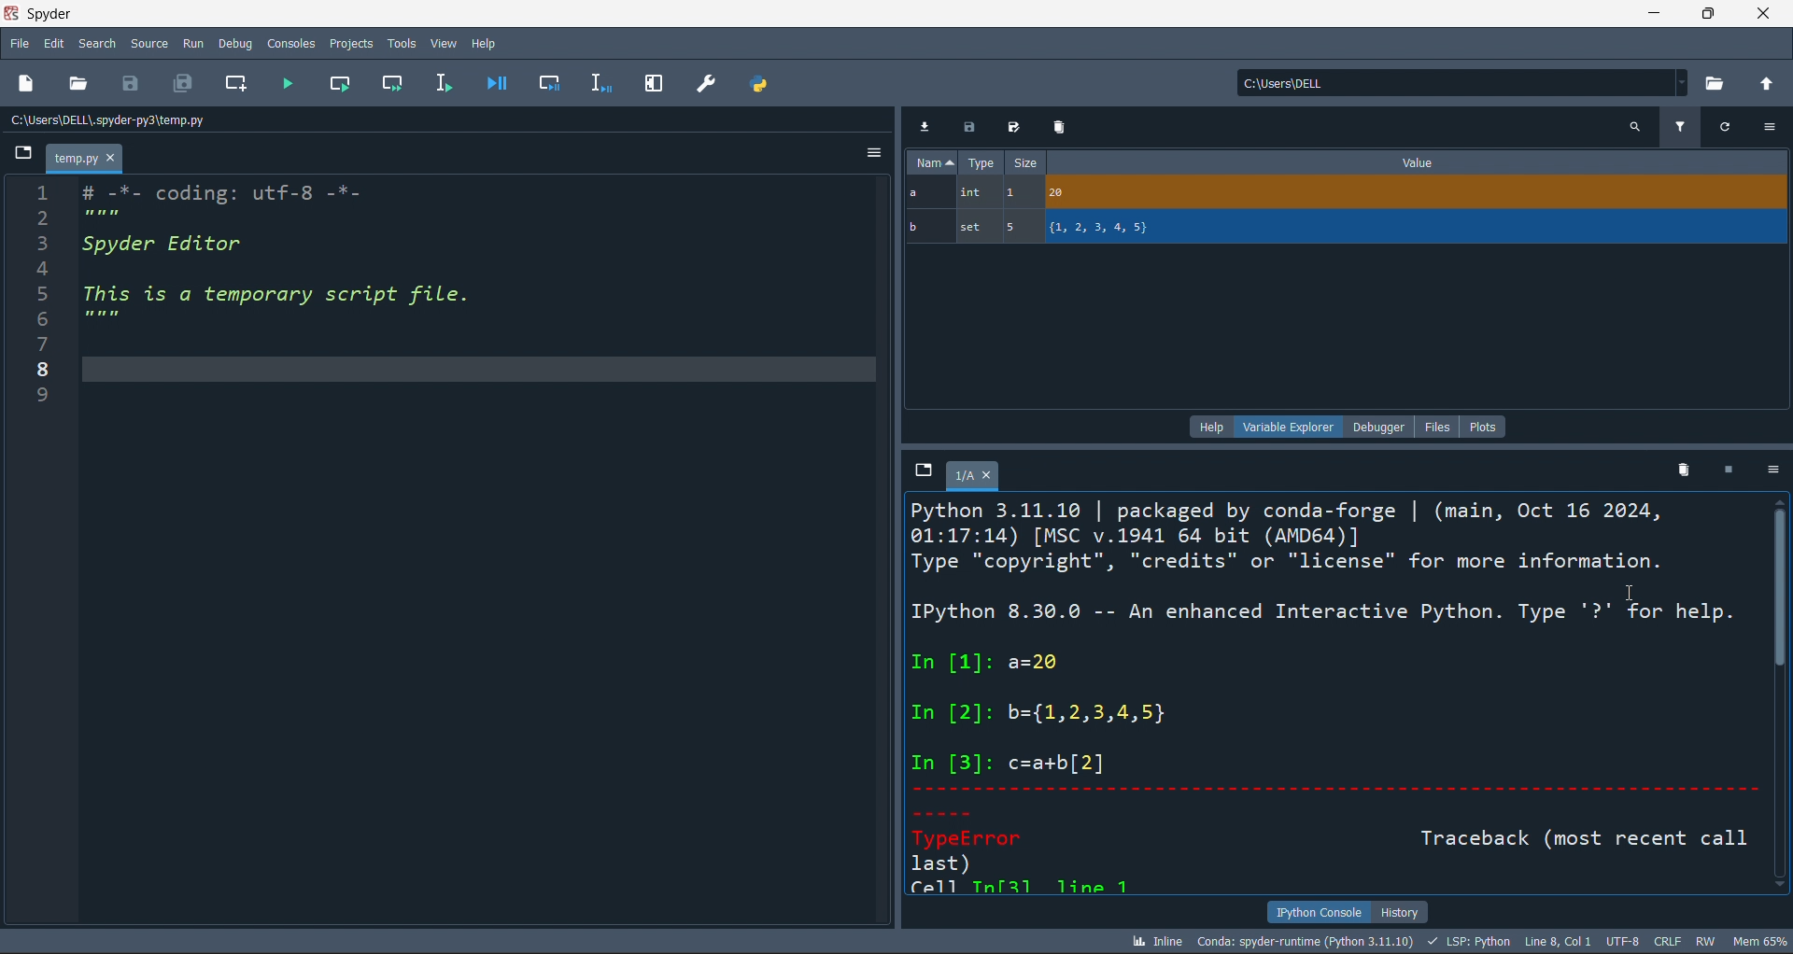 Image resolution: width=1793 pixels, height=954 pixels. I want to click on preferences, so click(705, 82).